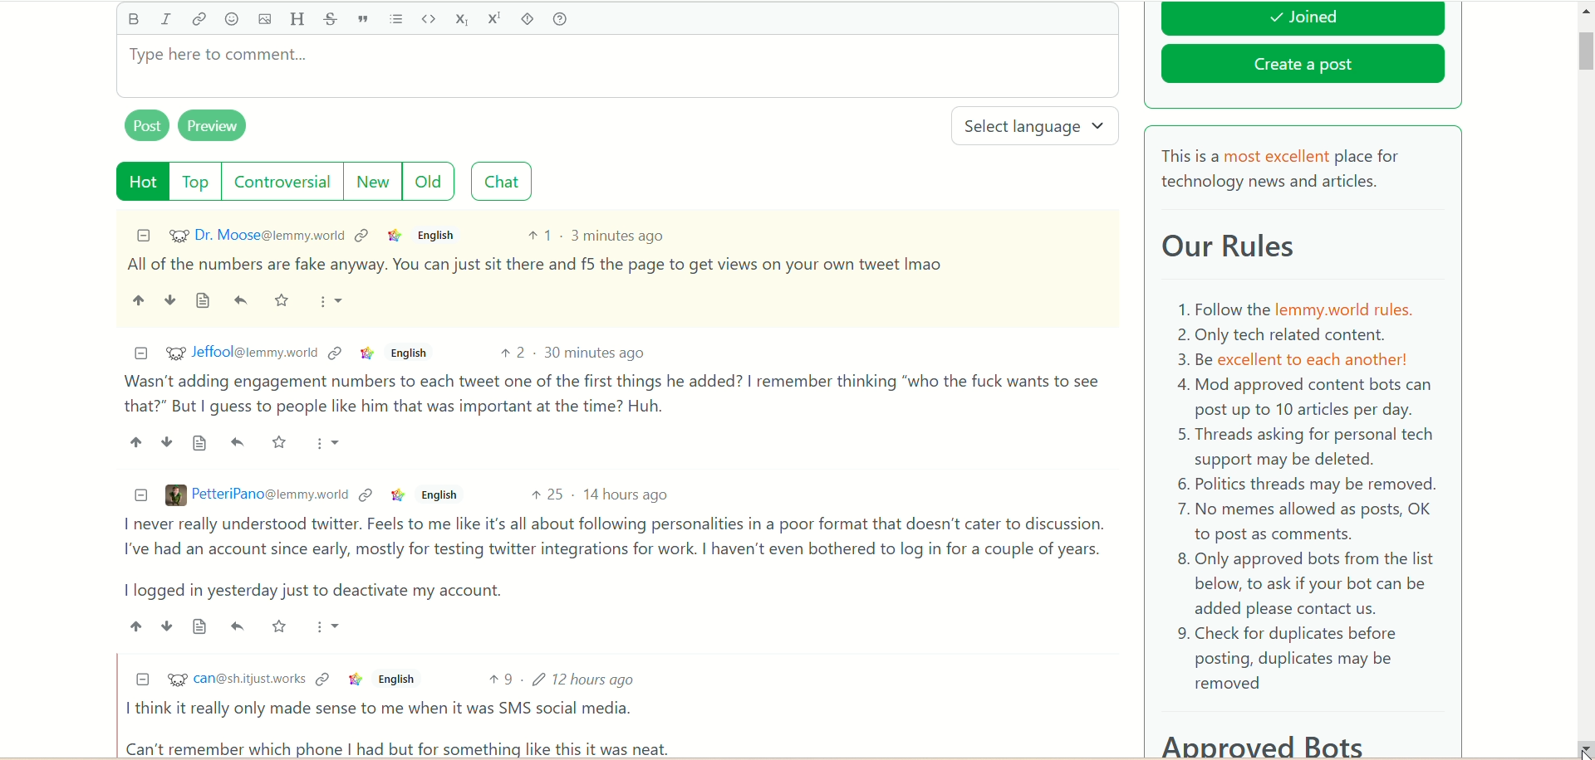 The width and height of the screenshot is (1595, 760). Describe the element at coordinates (147, 124) in the screenshot. I see `post` at that location.